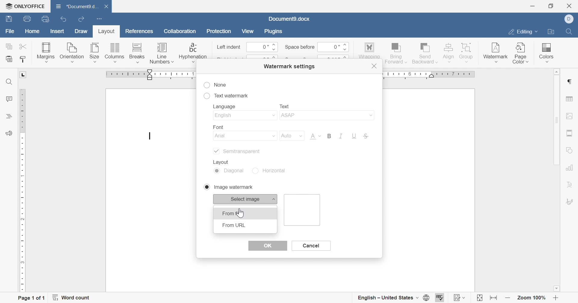 Image resolution: width=578 pixels, height=303 pixels. I want to click on find, so click(9, 82).